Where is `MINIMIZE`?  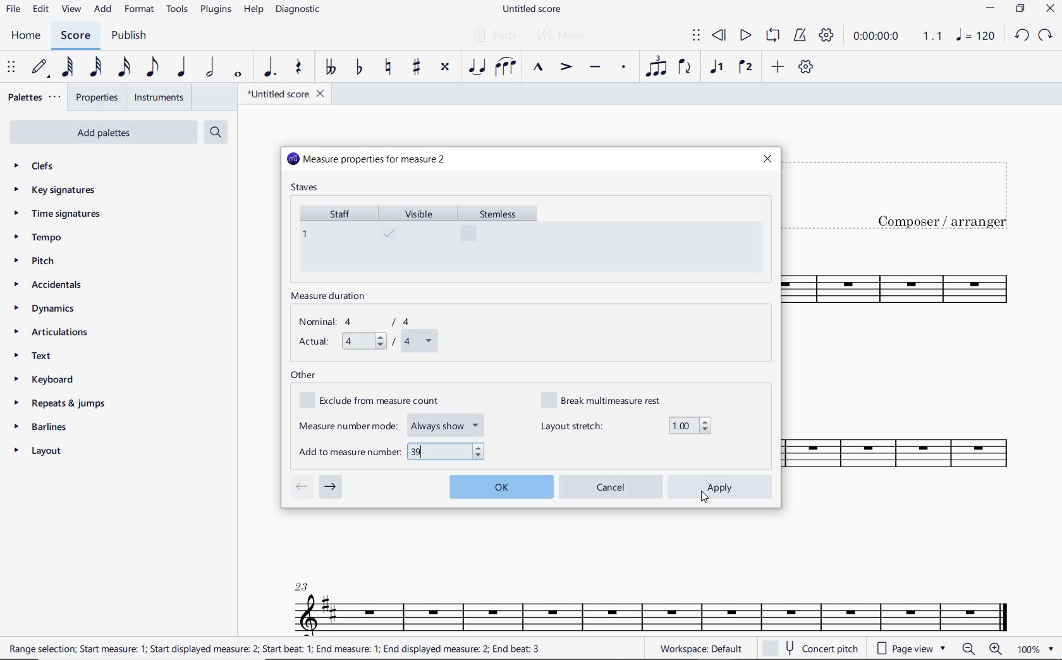
MINIMIZE is located at coordinates (991, 10).